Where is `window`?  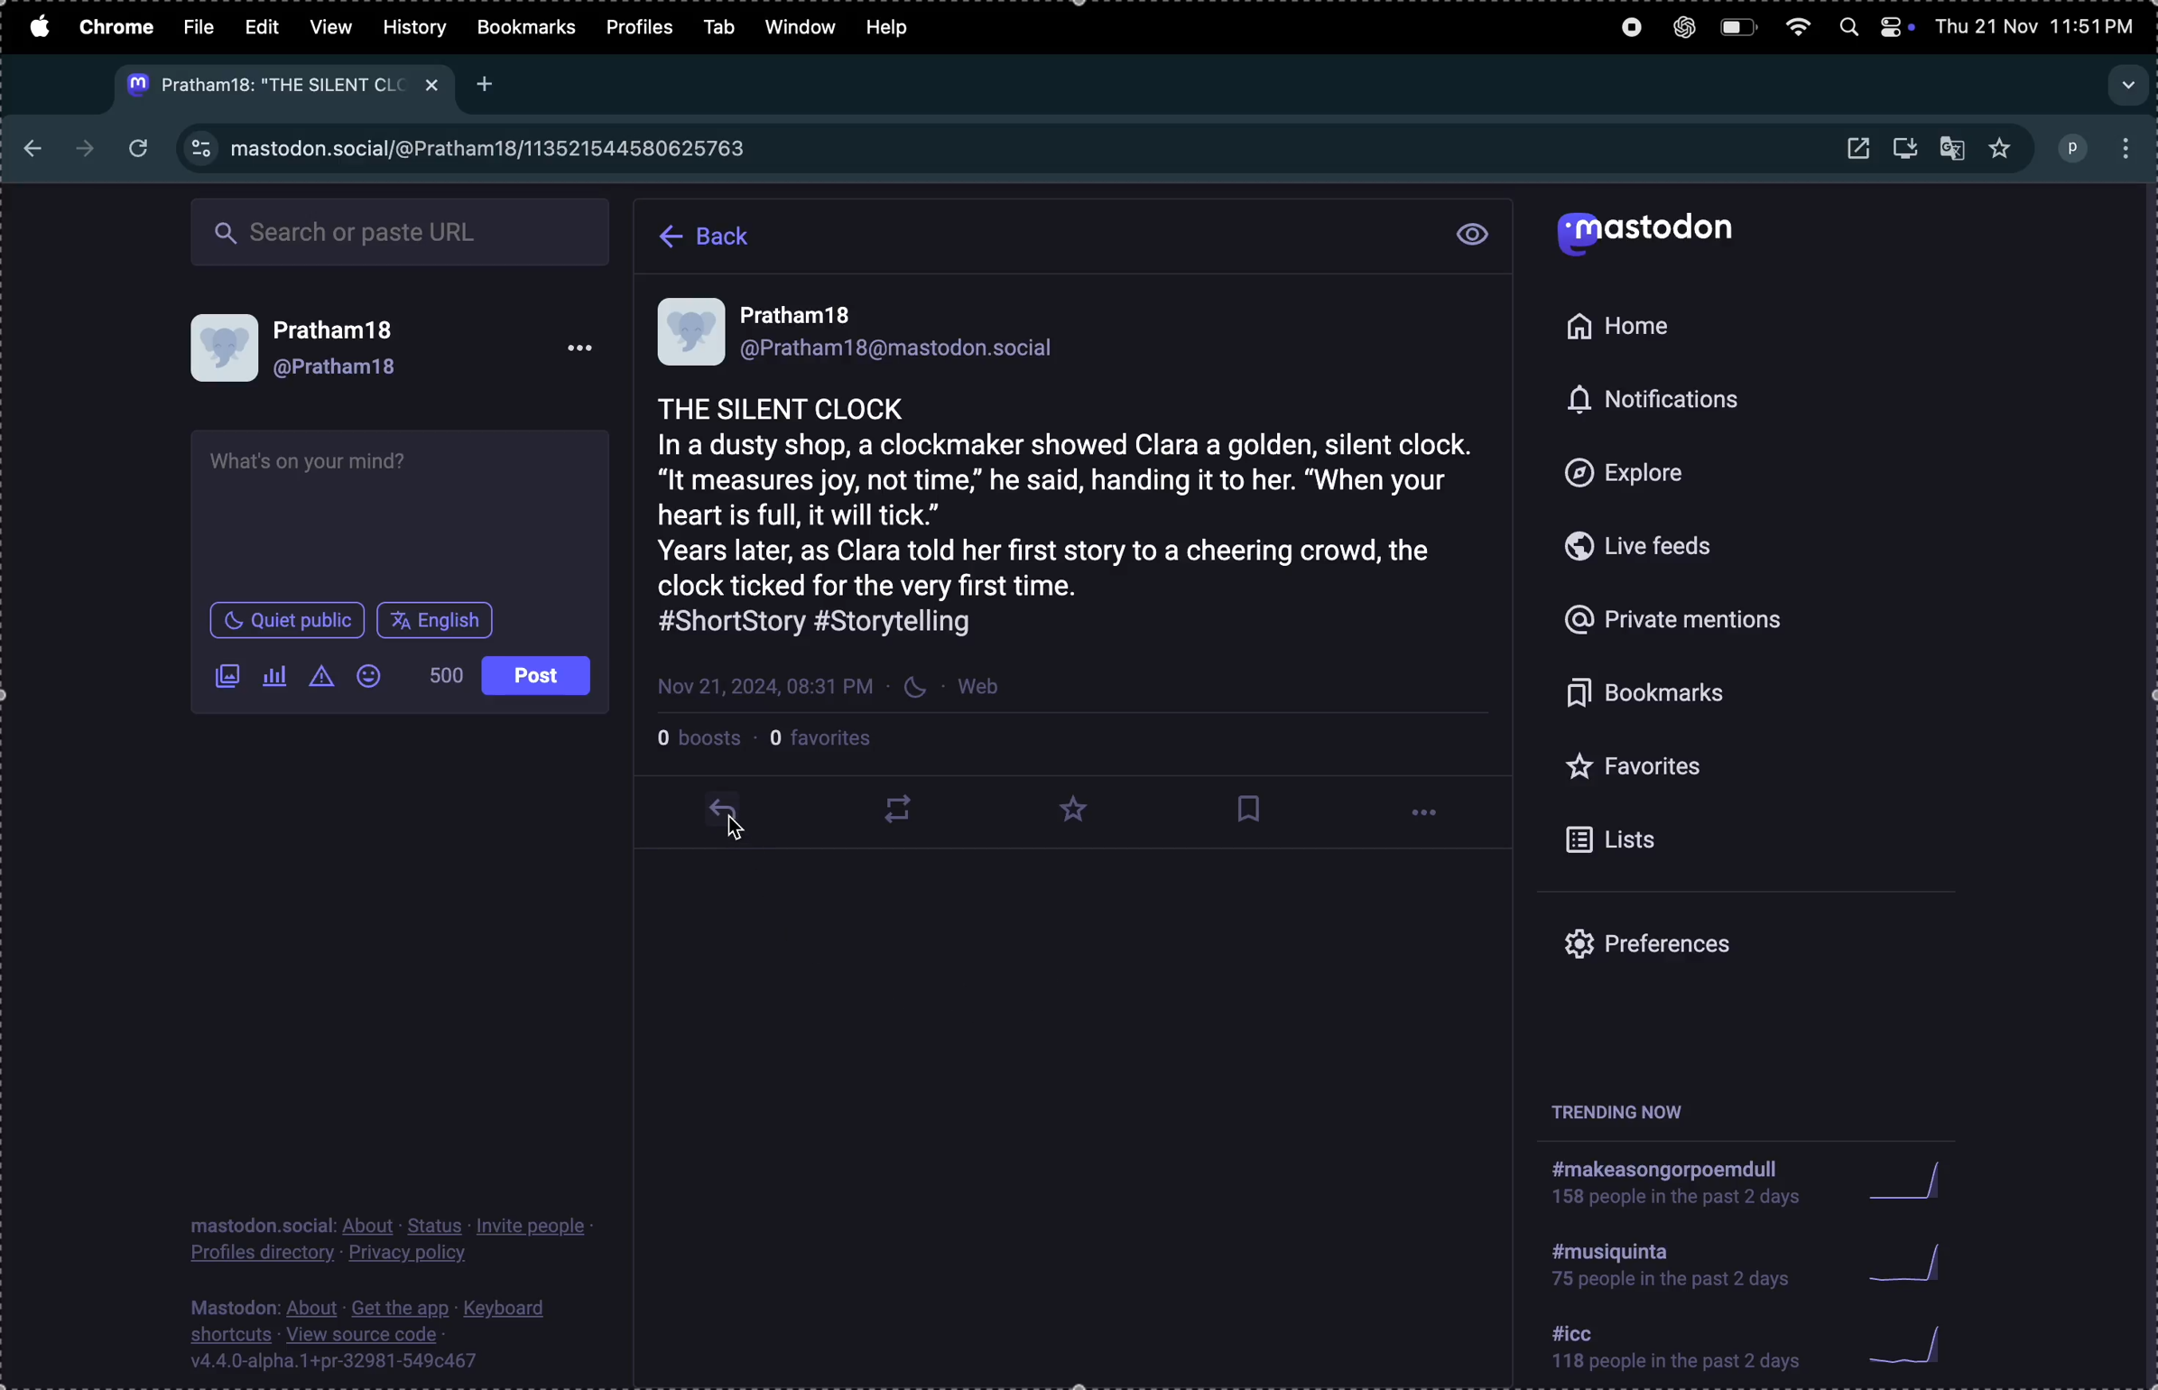
window is located at coordinates (801, 27).